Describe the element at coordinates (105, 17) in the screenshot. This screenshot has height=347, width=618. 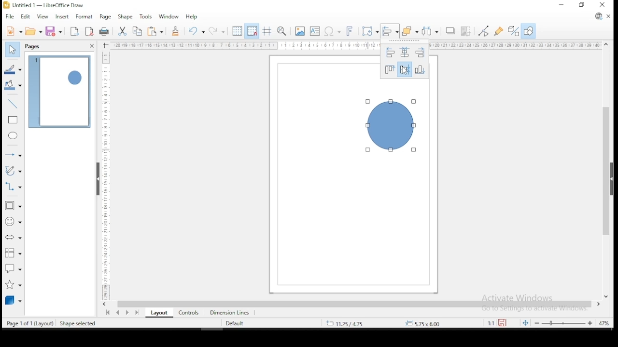
I see `page` at that location.